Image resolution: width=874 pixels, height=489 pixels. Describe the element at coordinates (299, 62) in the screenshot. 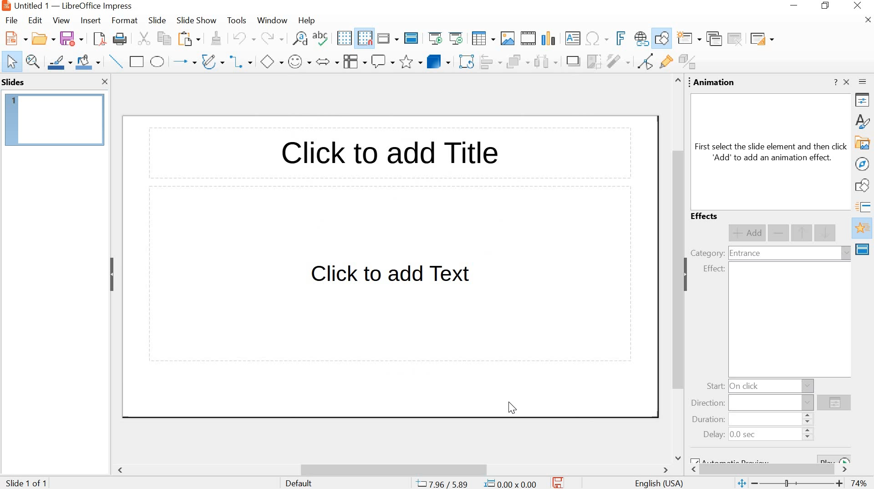

I see `symbol shapes` at that location.